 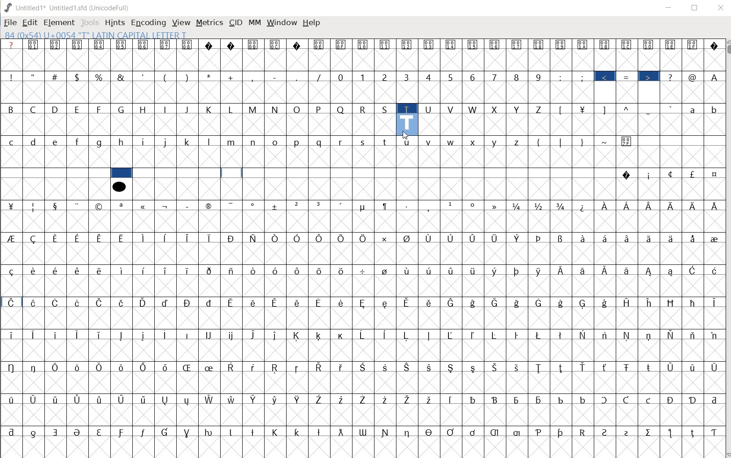 What do you see at coordinates (606, 142) in the screenshot?
I see `~` at bounding box center [606, 142].